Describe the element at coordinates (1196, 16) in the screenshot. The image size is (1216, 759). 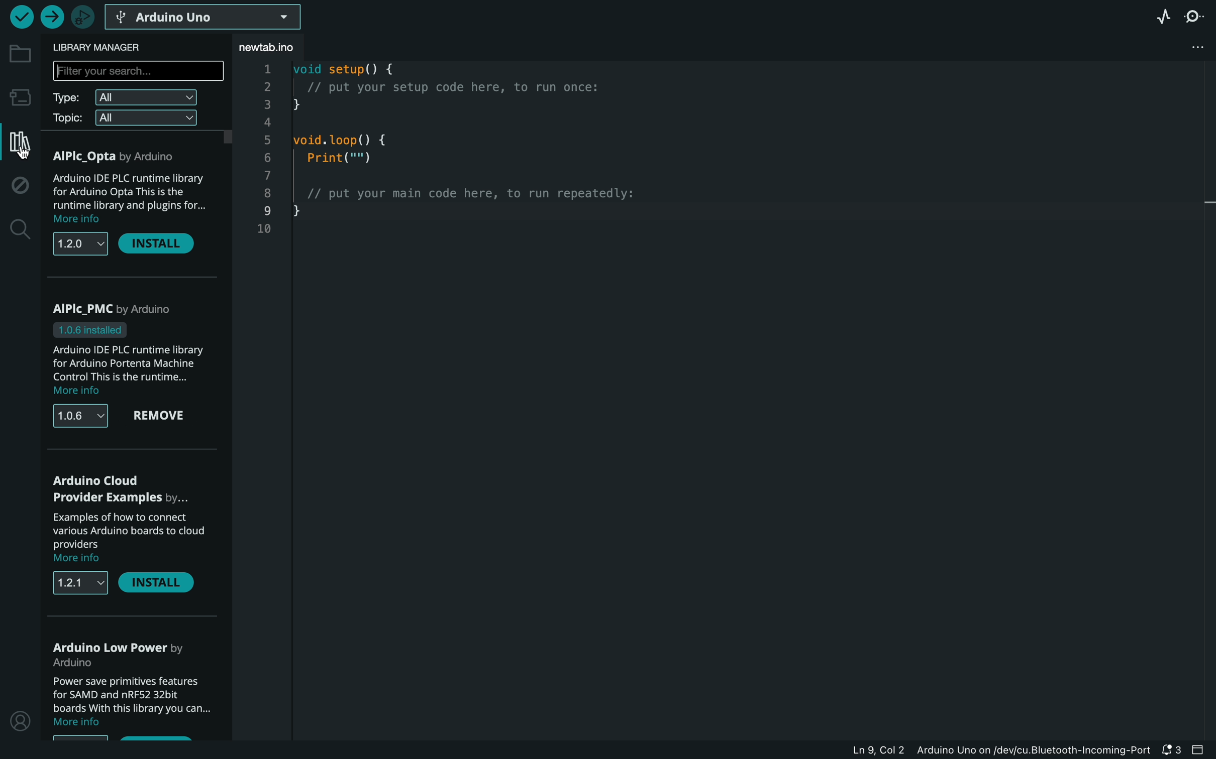
I see `serial monitor` at that location.